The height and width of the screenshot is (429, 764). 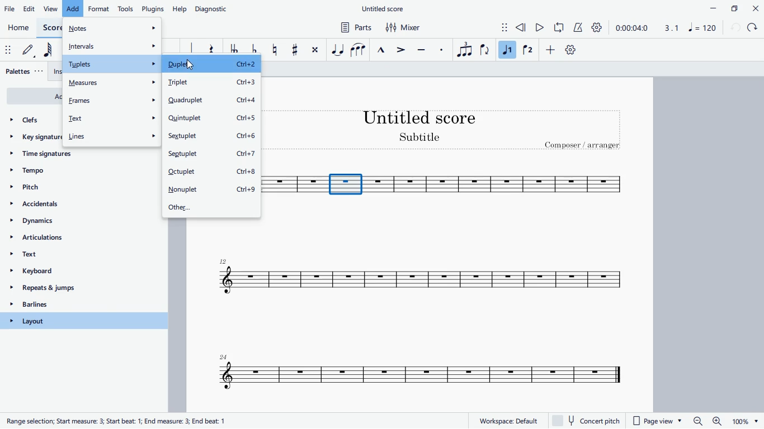 I want to click on composer / arranger, so click(x=584, y=146).